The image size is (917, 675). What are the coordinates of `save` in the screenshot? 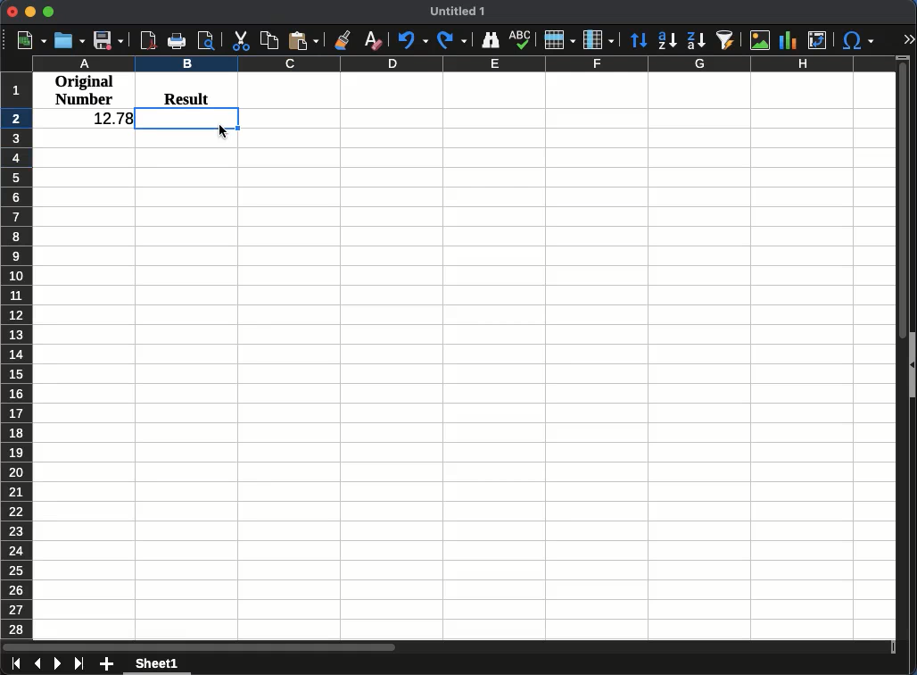 It's located at (108, 40).